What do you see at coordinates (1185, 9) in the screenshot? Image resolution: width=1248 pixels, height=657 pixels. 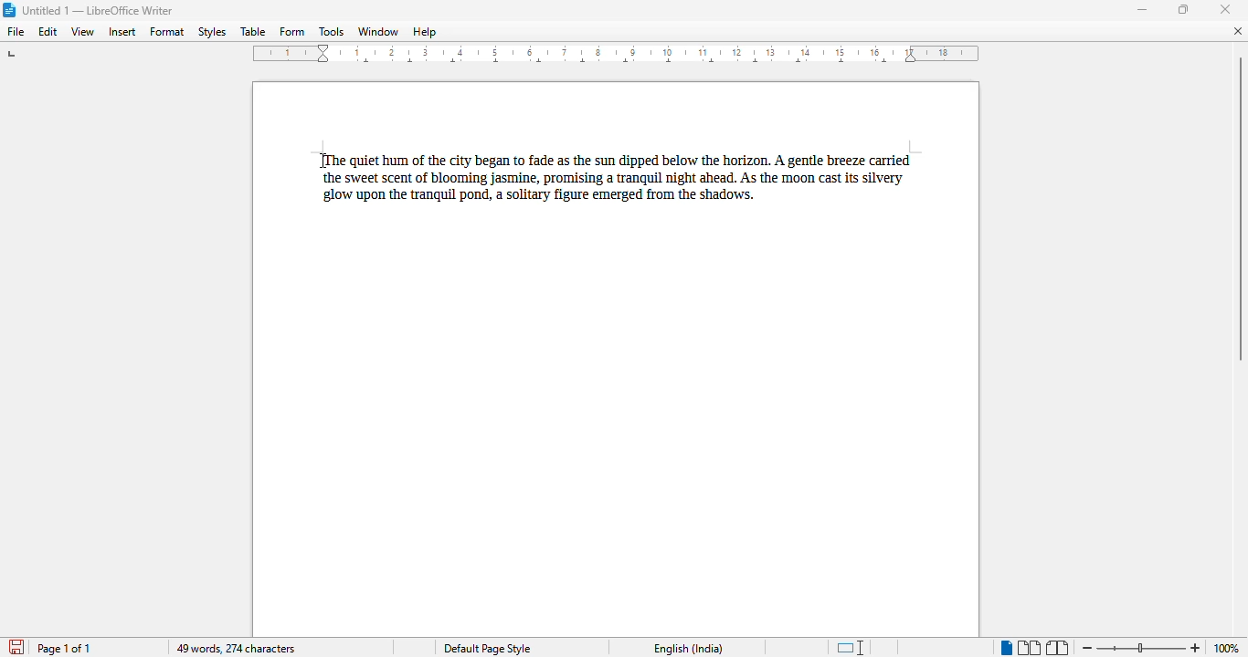 I see `maximize` at bounding box center [1185, 9].